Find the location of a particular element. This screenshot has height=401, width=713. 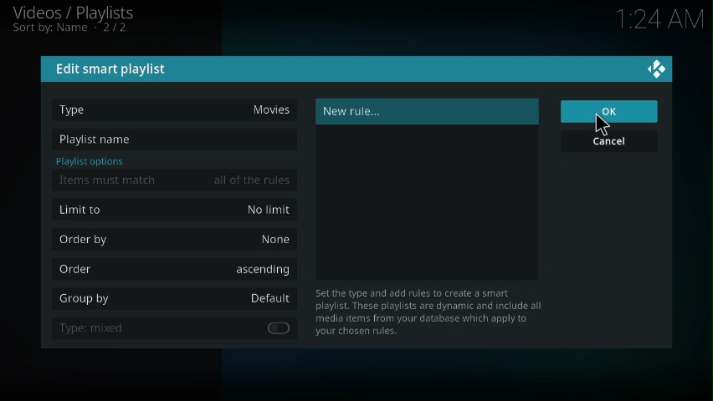

ascending is located at coordinates (264, 270).